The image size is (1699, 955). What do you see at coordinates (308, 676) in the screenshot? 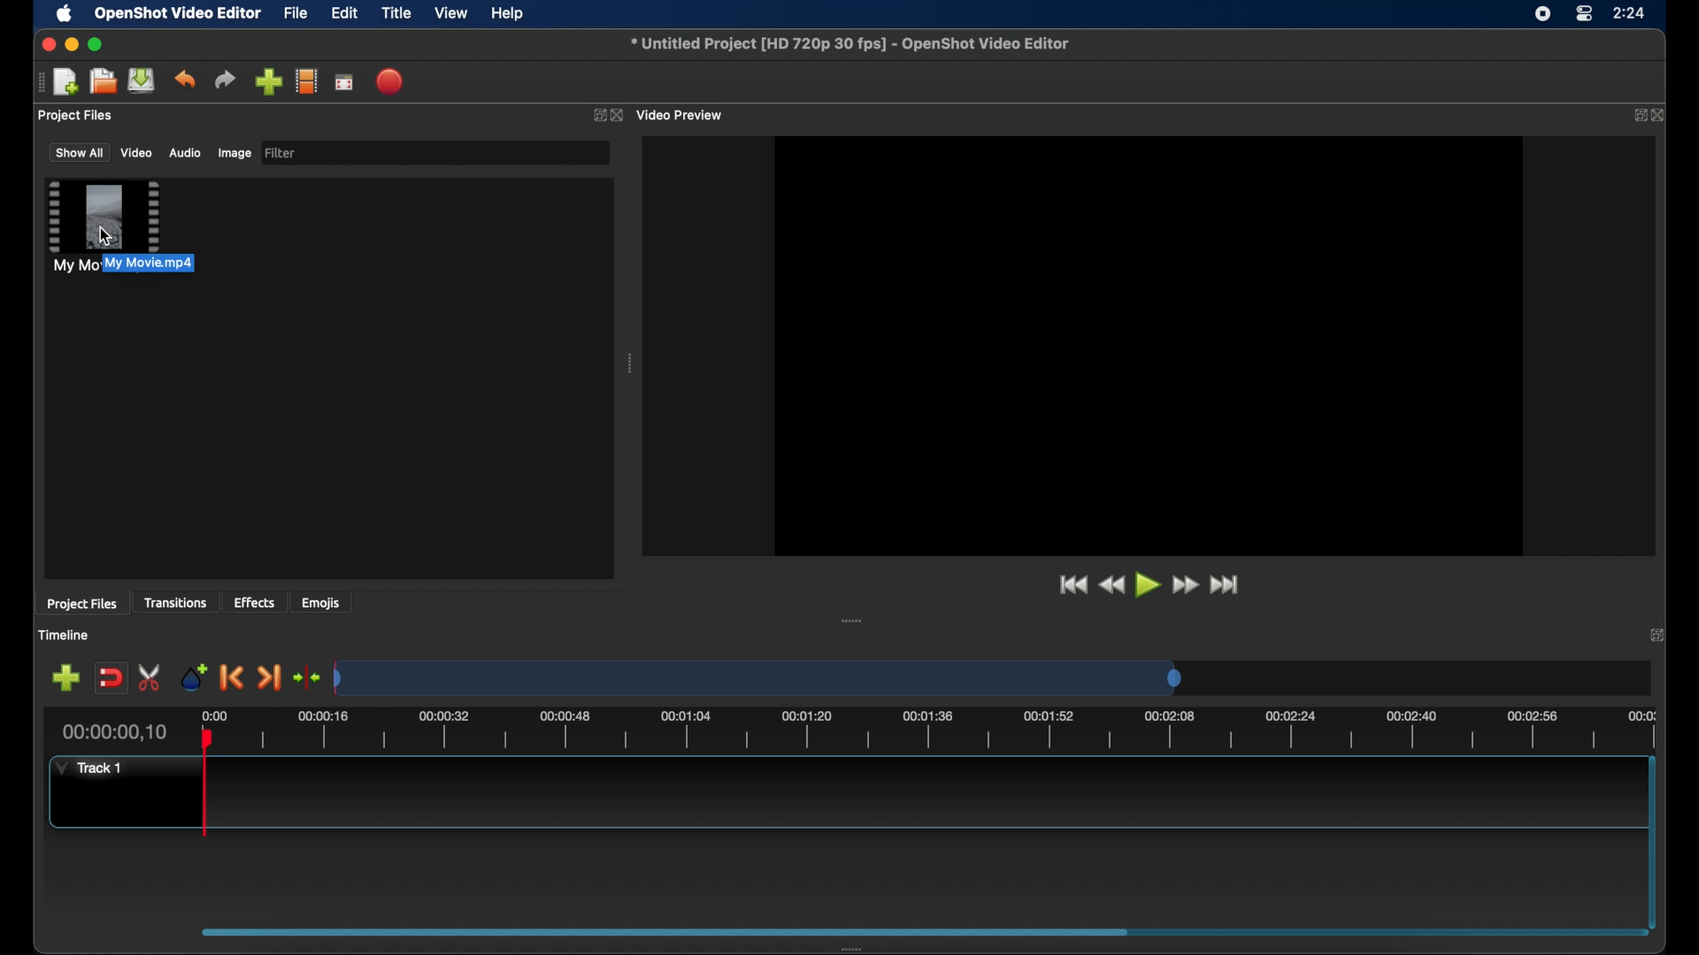
I see `center playhead on the timeline` at bounding box center [308, 676].